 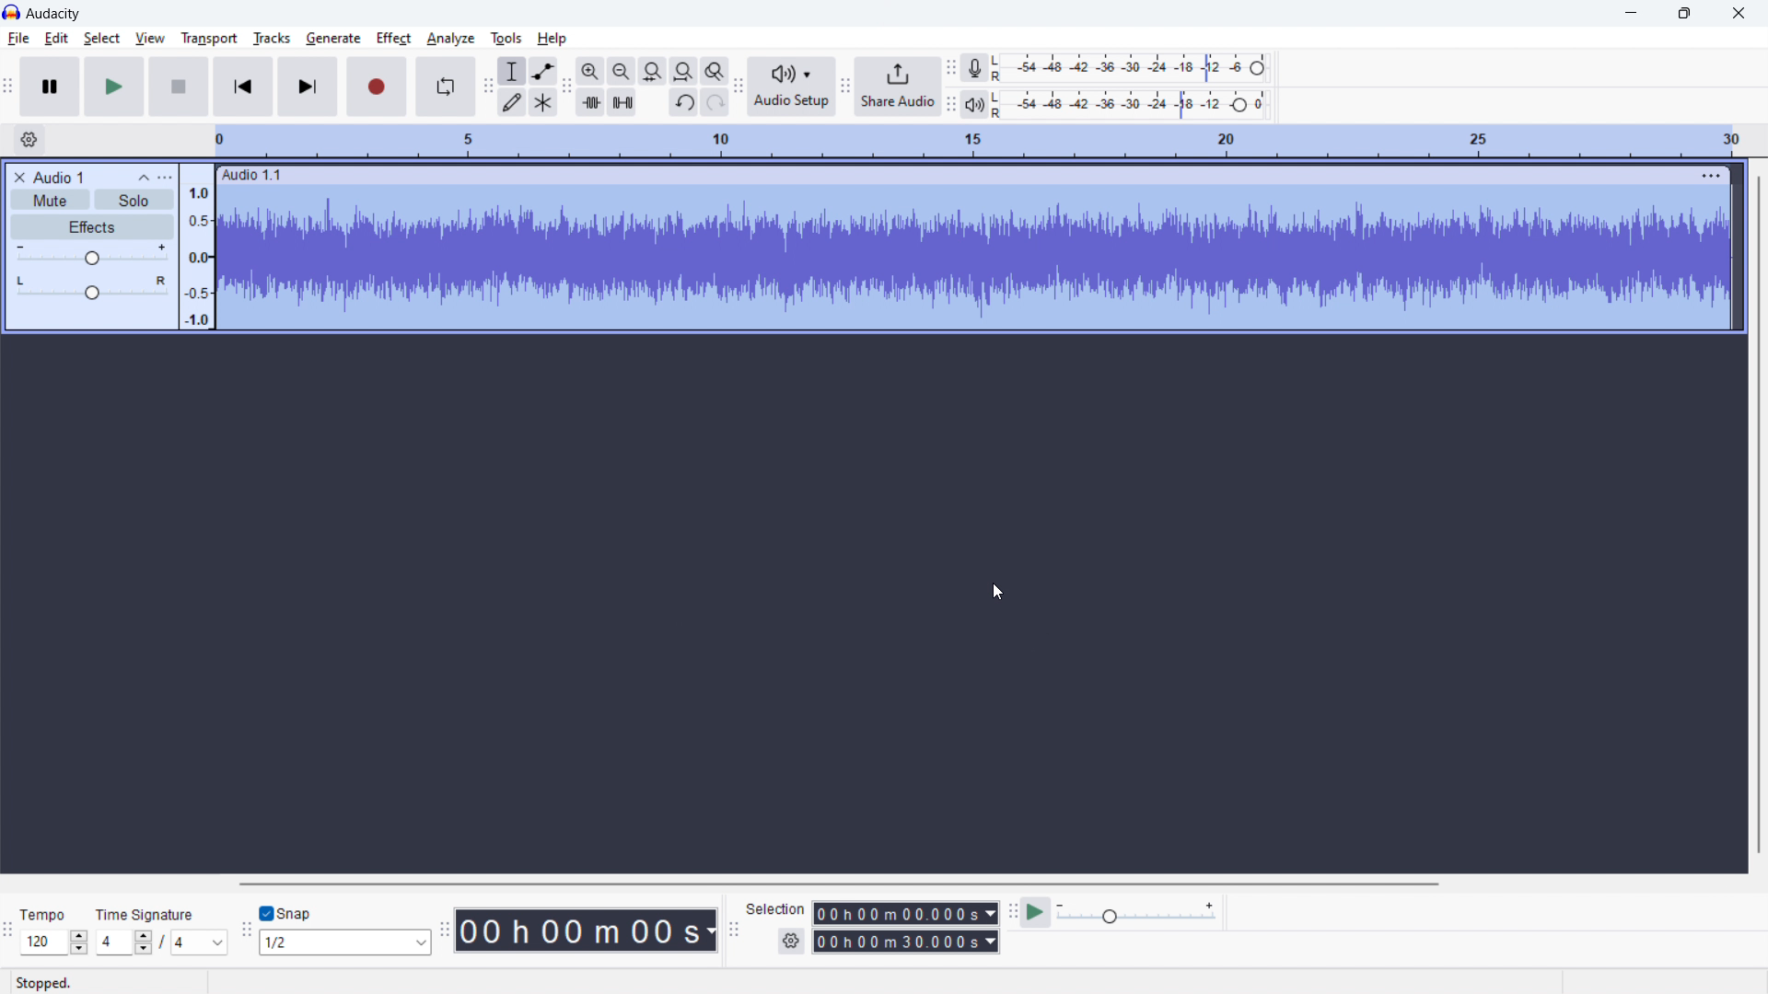 What do you see at coordinates (1630, 14) in the screenshot?
I see `minimize` at bounding box center [1630, 14].